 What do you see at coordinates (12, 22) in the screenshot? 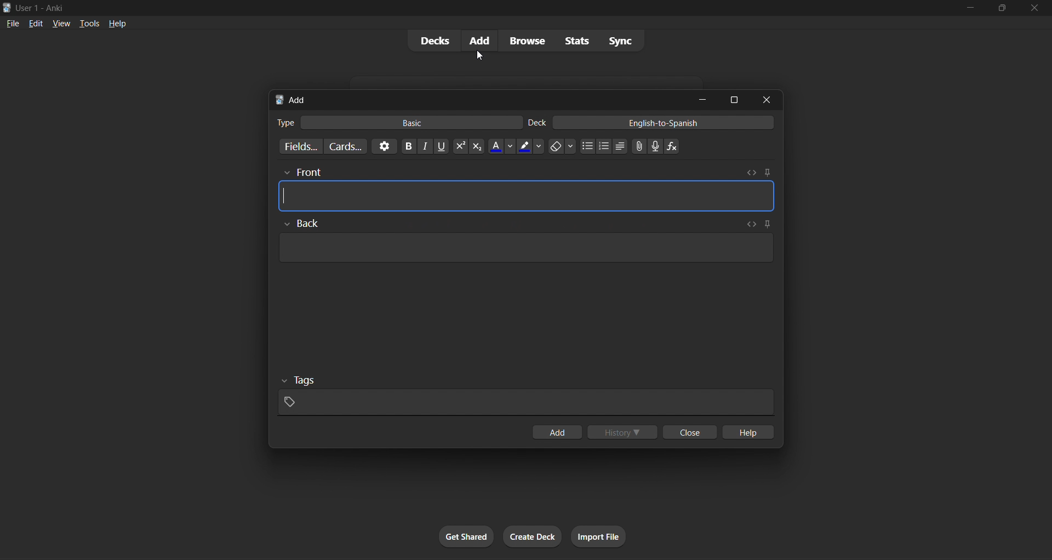
I see `file` at bounding box center [12, 22].